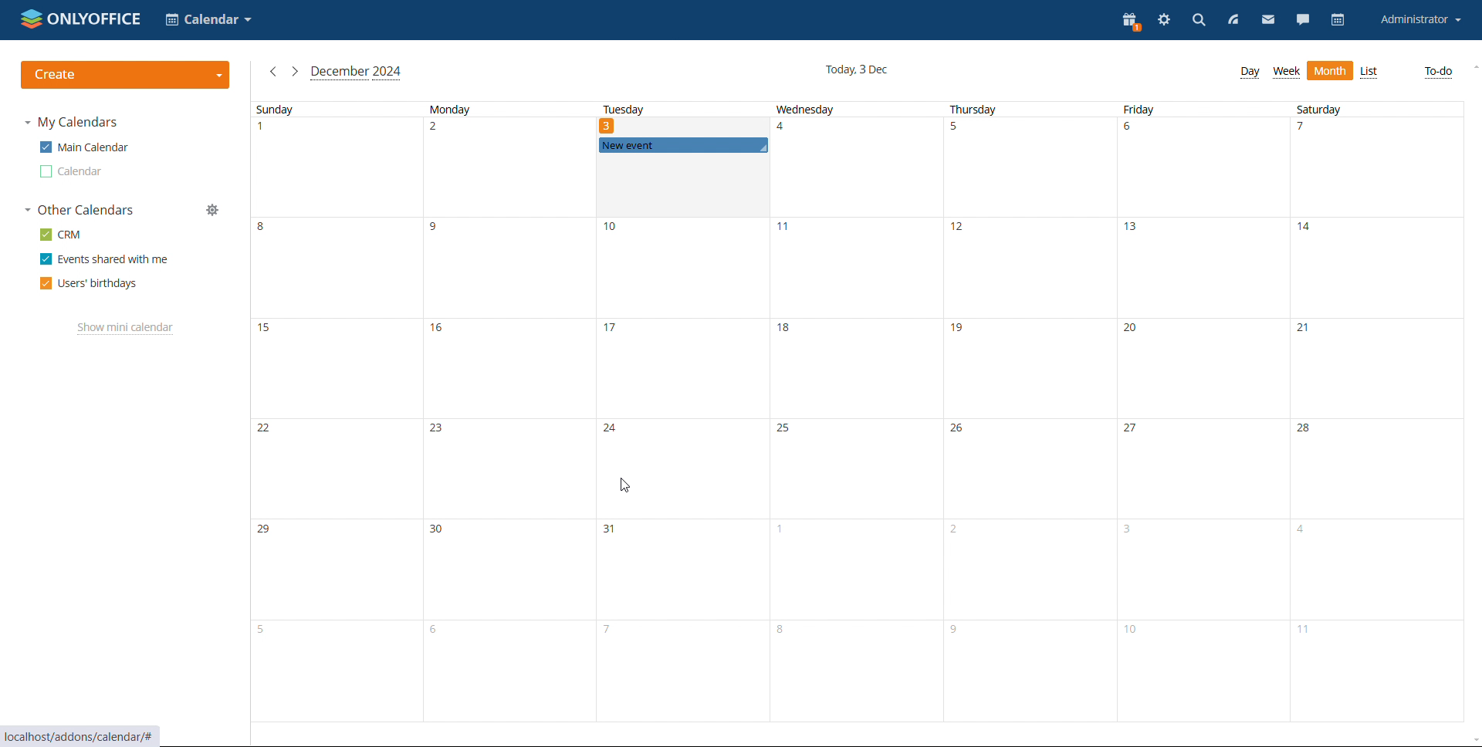 Image resolution: width=1482 pixels, height=747 pixels. I want to click on date, so click(334, 671).